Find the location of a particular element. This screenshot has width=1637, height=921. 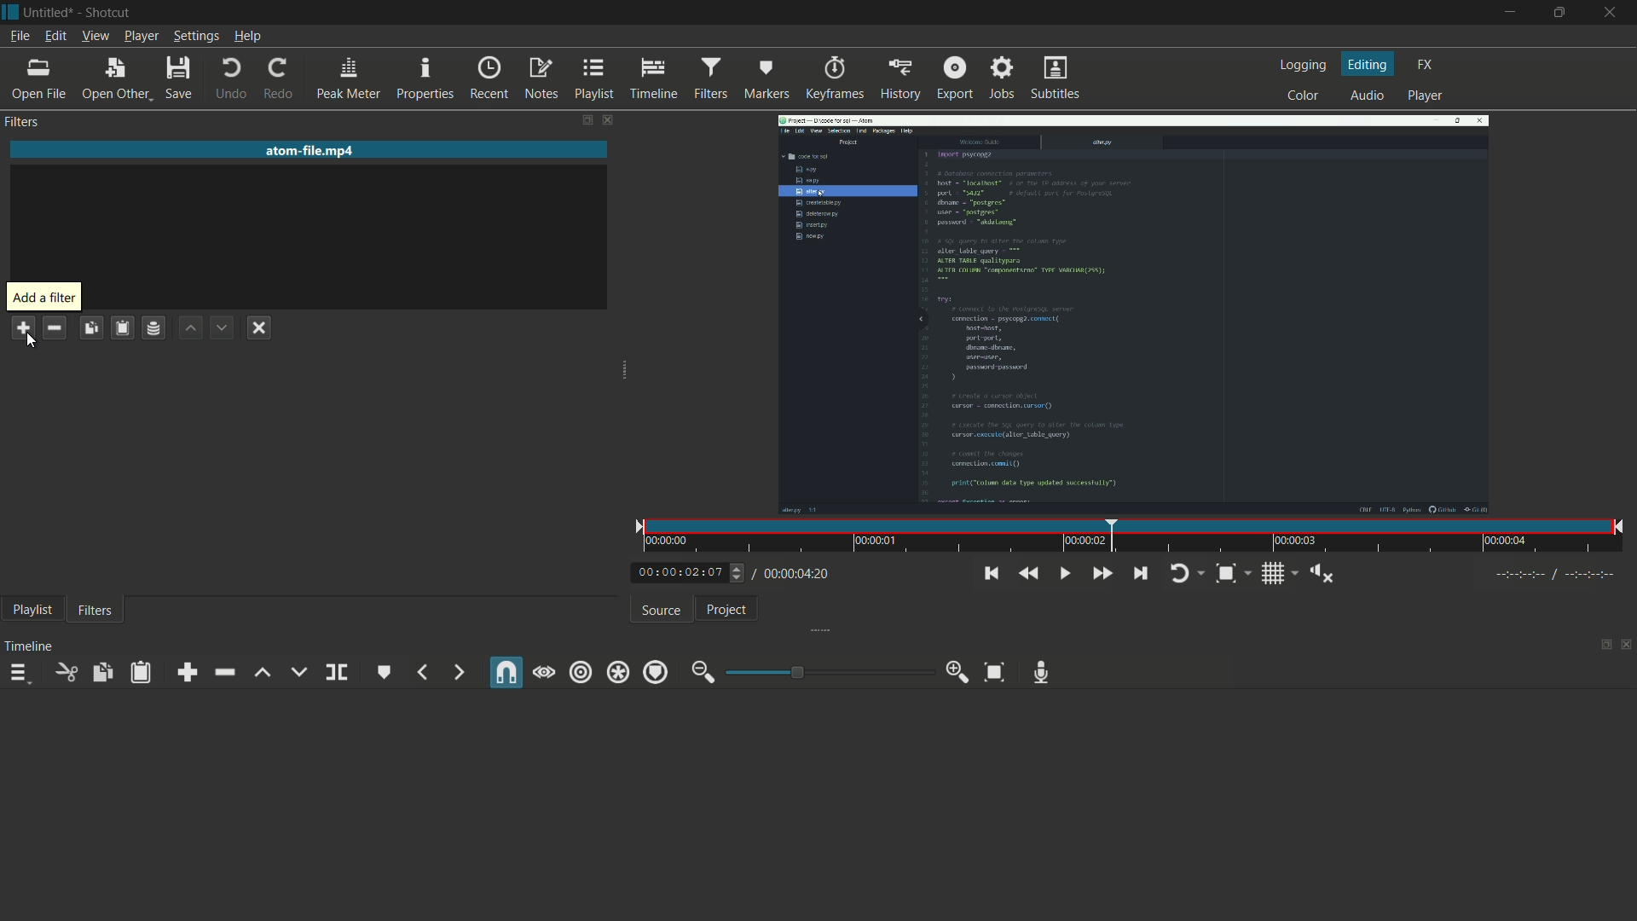

overwrite is located at coordinates (298, 671).